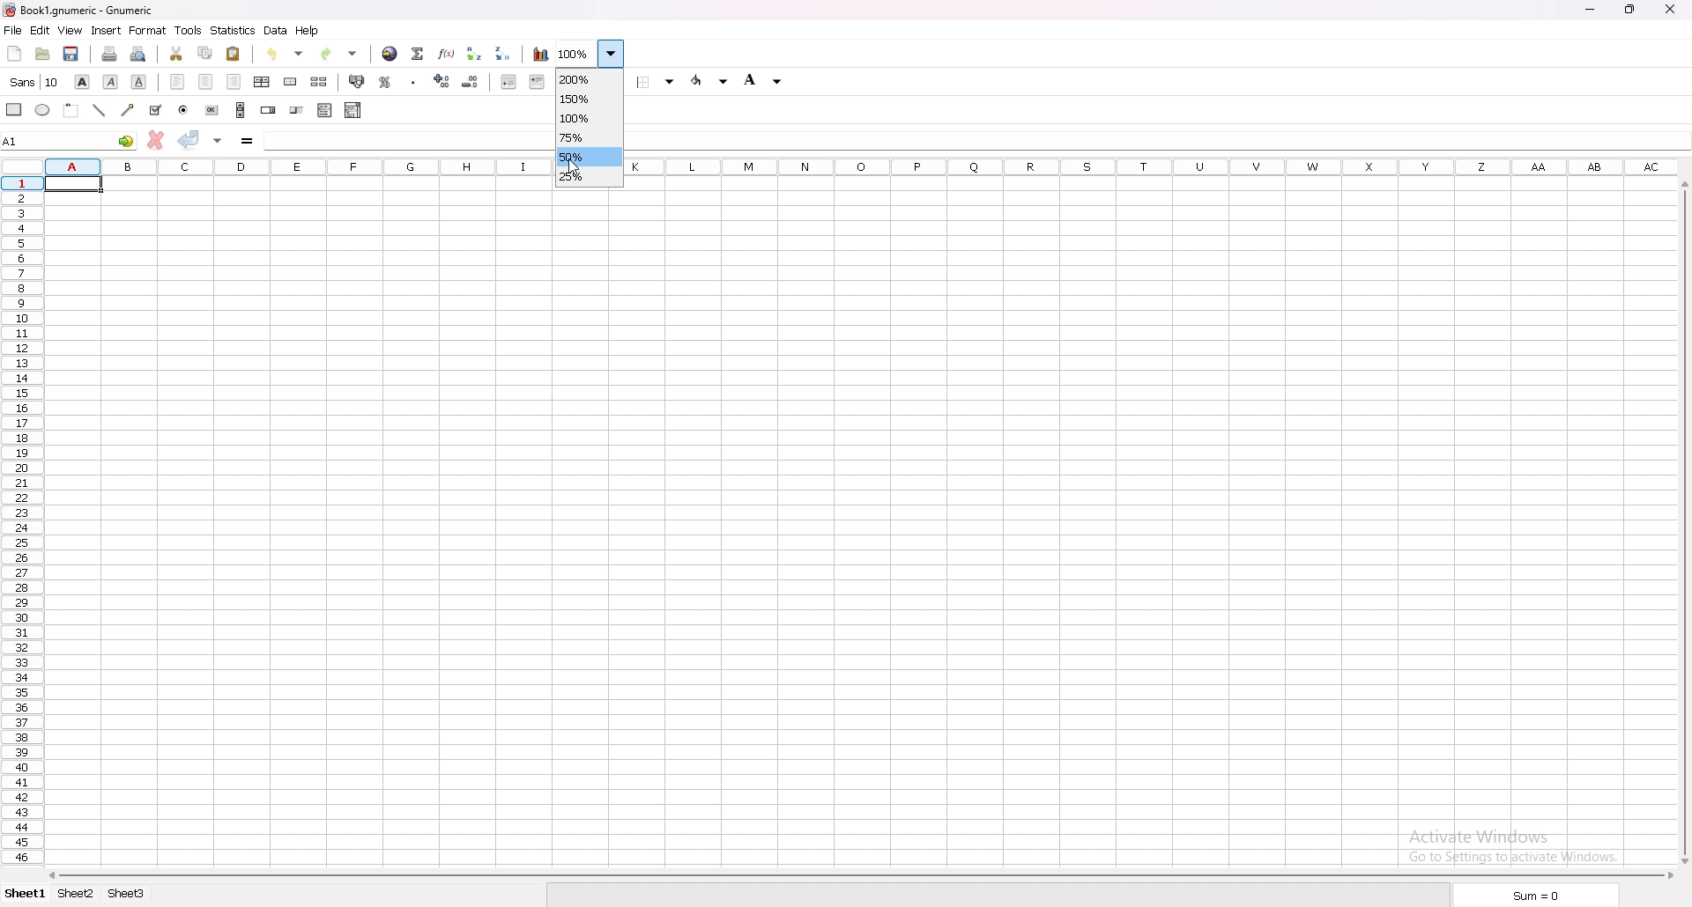  Describe the element at coordinates (672, 81) in the screenshot. I see `Drop down` at that location.